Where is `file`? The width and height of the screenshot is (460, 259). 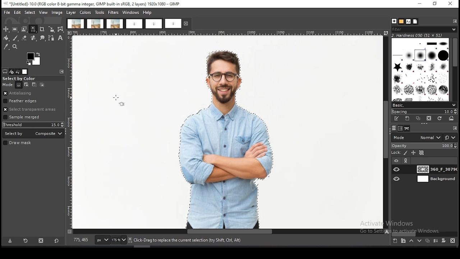
file is located at coordinates (7, 13).